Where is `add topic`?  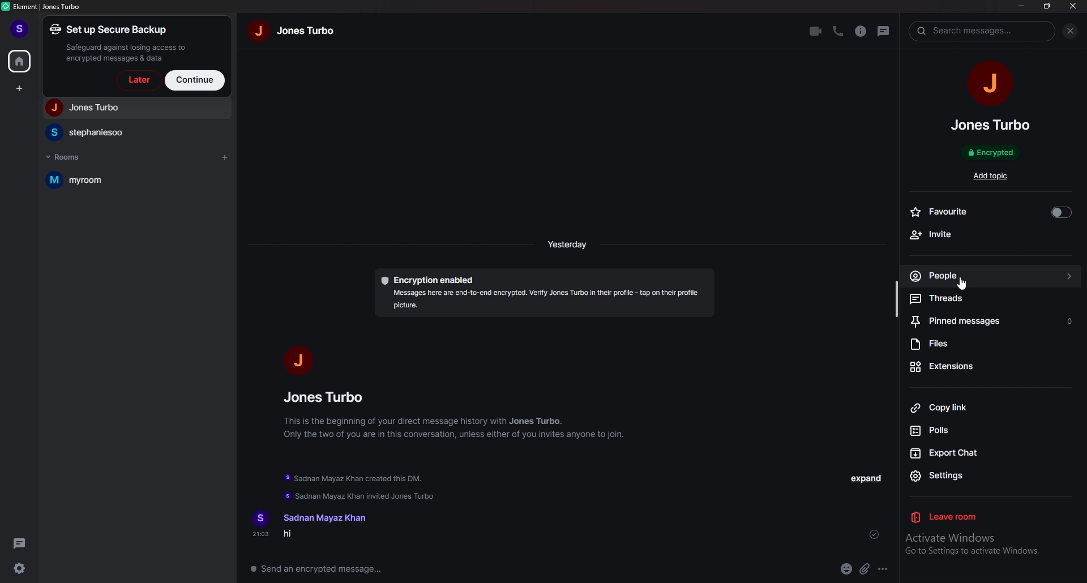
add topic is located at coordinates (991, 175).